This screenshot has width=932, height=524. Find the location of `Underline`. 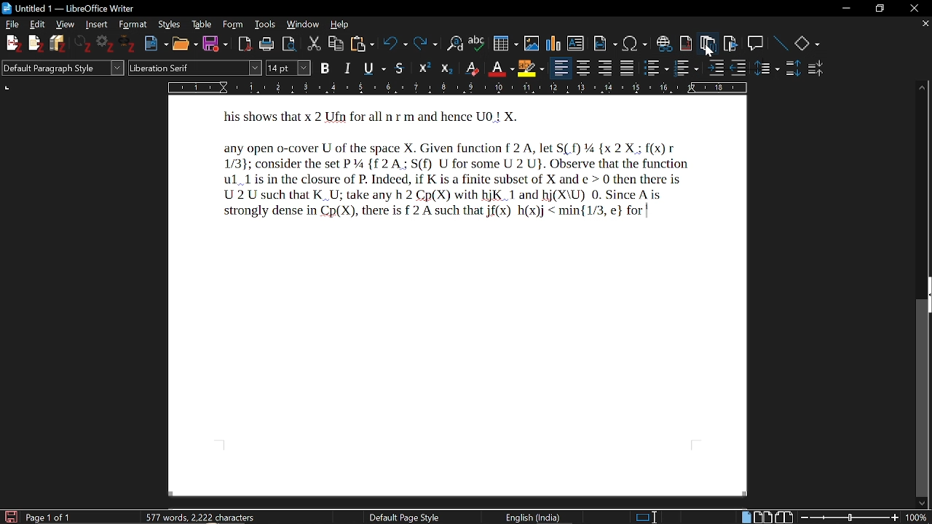

Underline is located at coordinates (502, 69).